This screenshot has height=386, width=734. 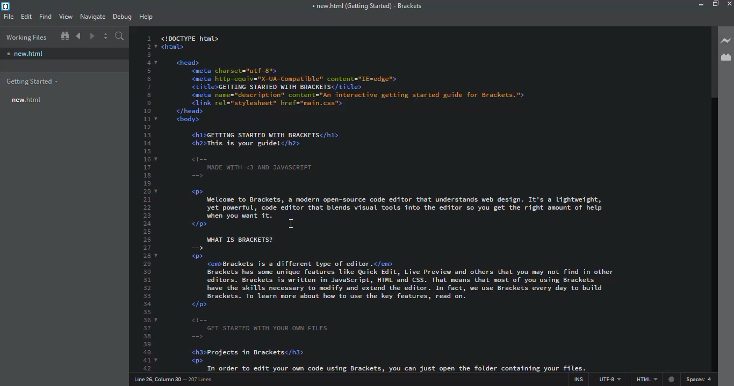 I want to click on minimize, so click(x=702, y=5).